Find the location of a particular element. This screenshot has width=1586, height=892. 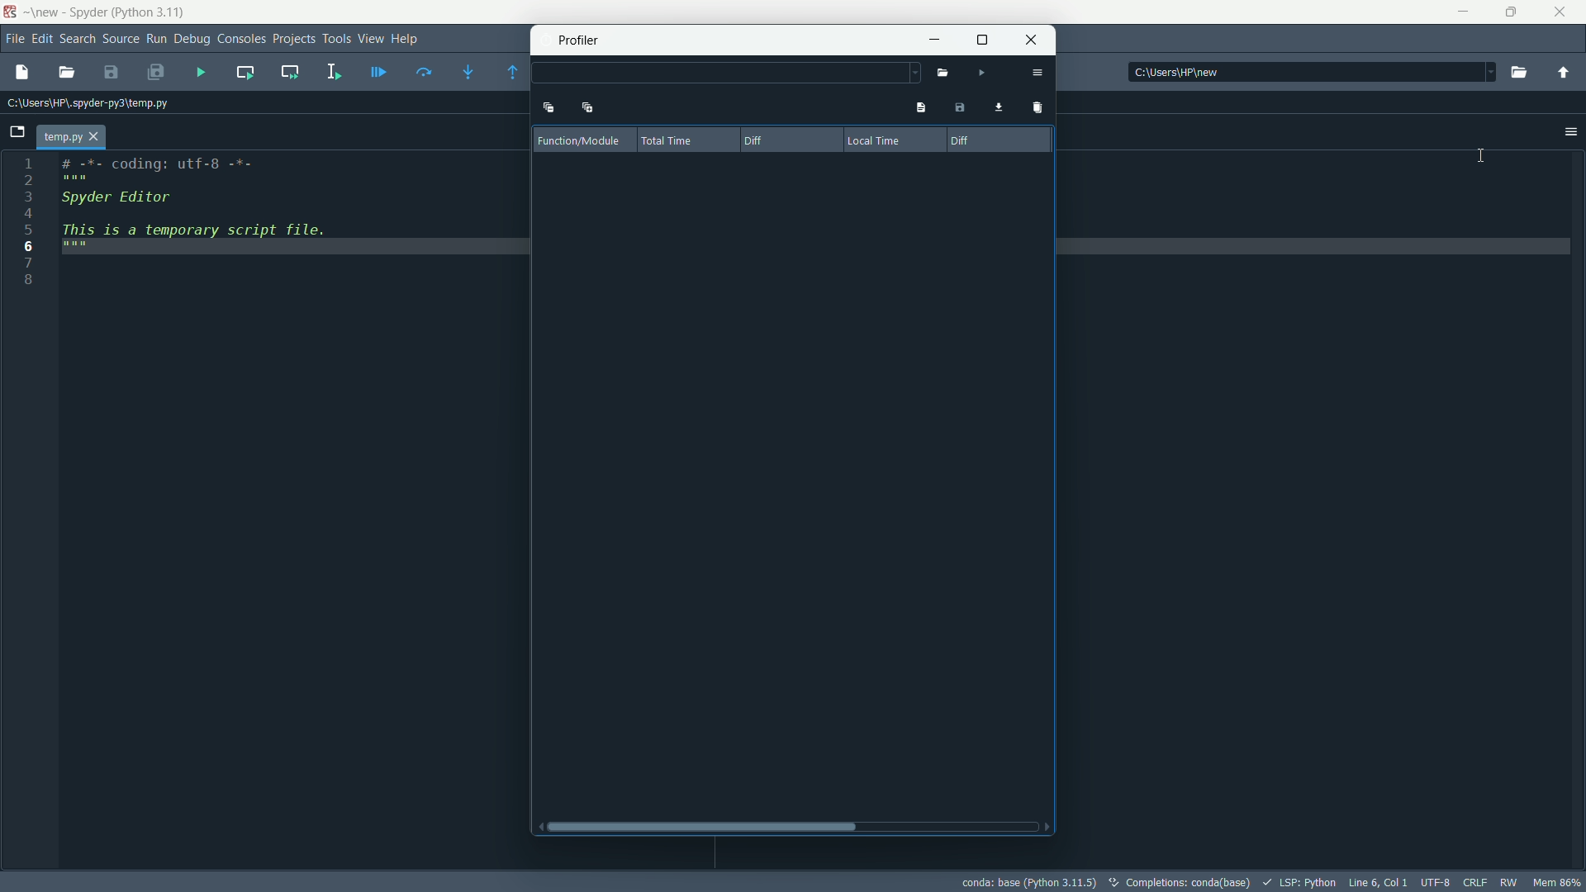

expand one level down is located at coordinates (588, 107).